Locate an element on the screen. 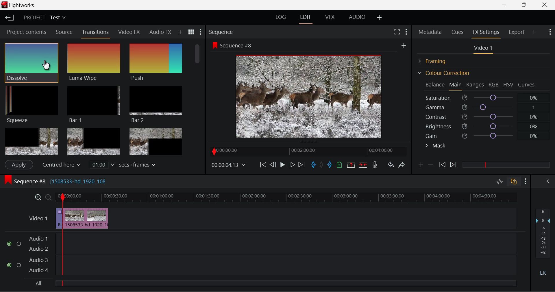 This screenshot has height=292, width=555. Sequence Preview Section is located at coordinates (223, 32).